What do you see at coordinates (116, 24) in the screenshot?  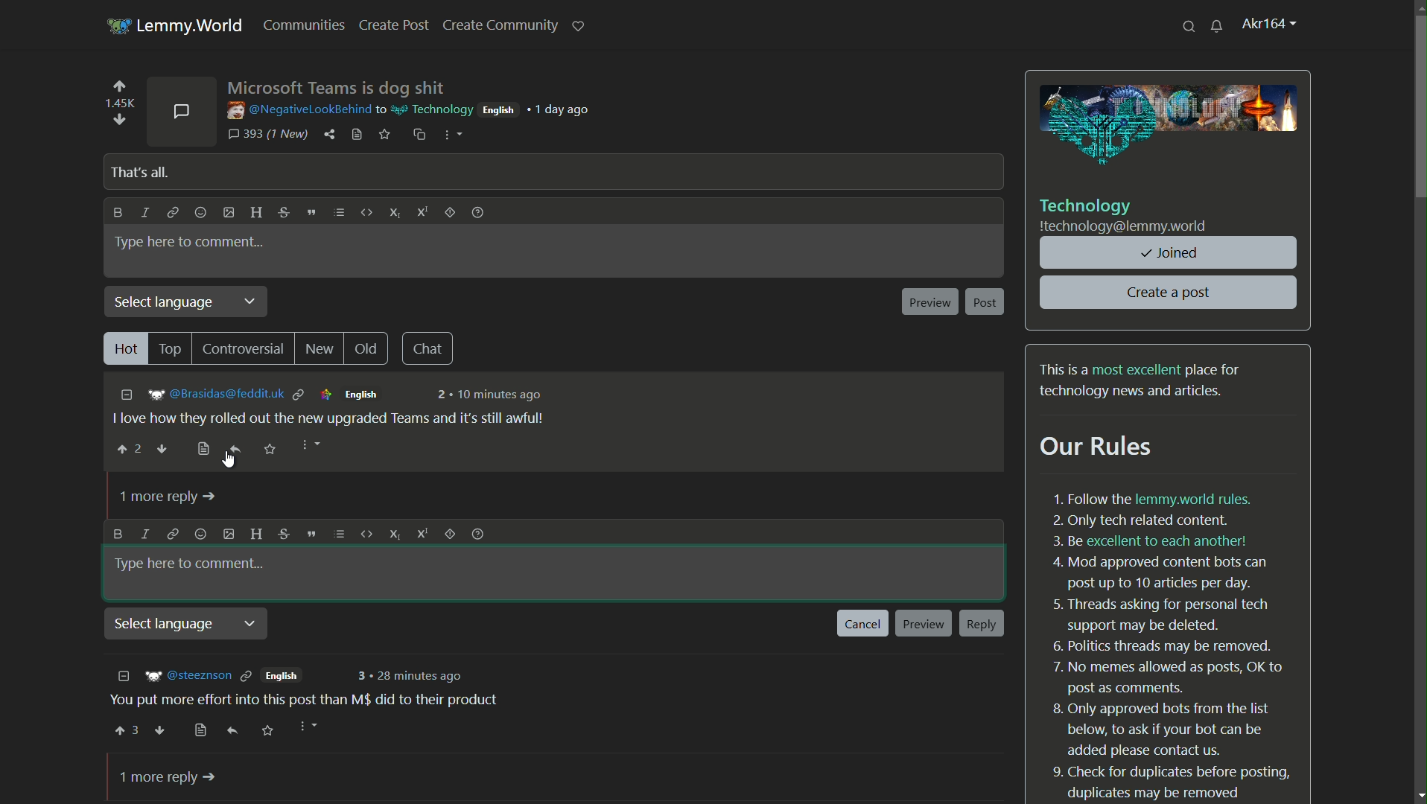 I see `server icon` at bounding box center [116, 24].